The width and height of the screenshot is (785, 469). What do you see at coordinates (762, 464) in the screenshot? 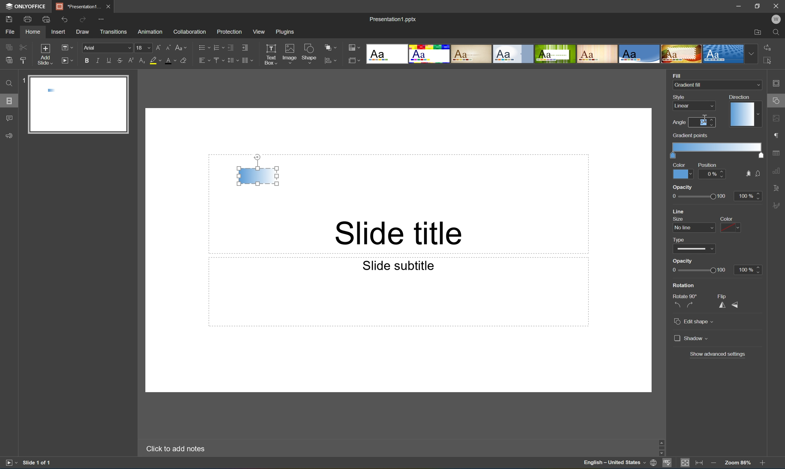
I see `Zoom In` at bounding box center [762, 464].